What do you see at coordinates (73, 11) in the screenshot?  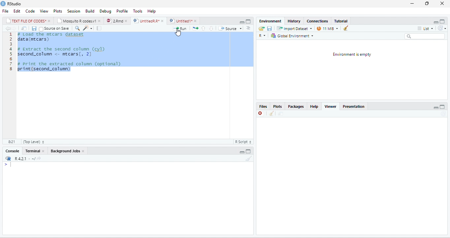 I see `Session` at bounding box center [73, 11].